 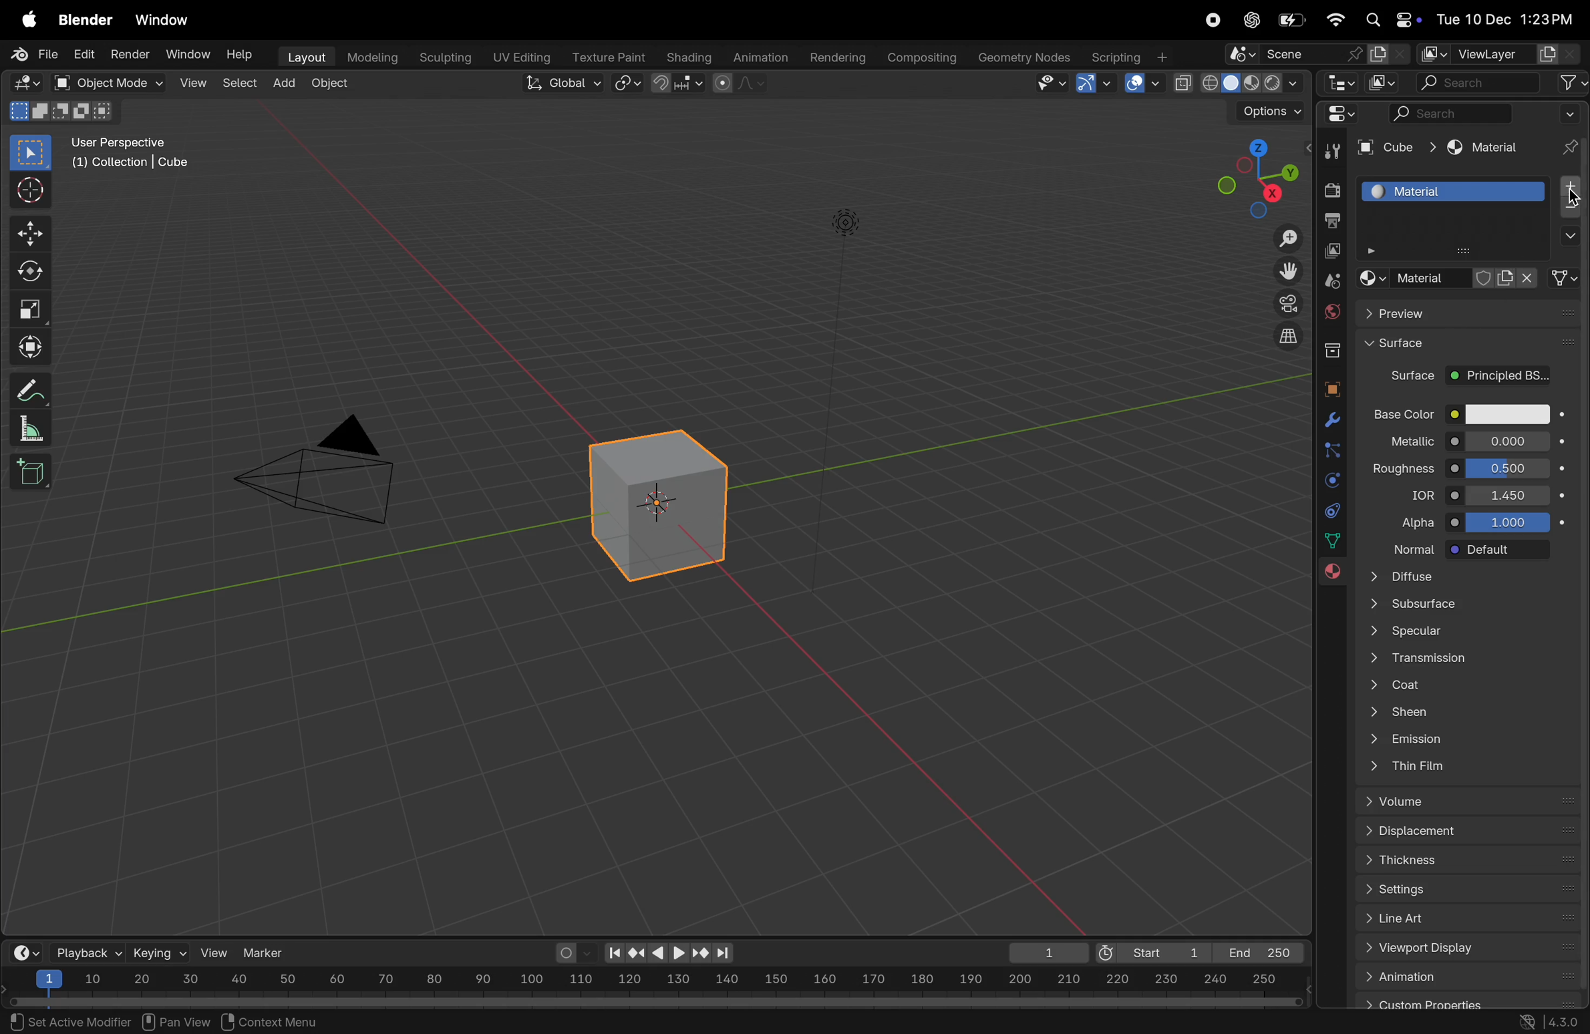 What do you see at coordinates (86, 952) in the screenshot?
I see `playback` at bounding box center [86, 952].